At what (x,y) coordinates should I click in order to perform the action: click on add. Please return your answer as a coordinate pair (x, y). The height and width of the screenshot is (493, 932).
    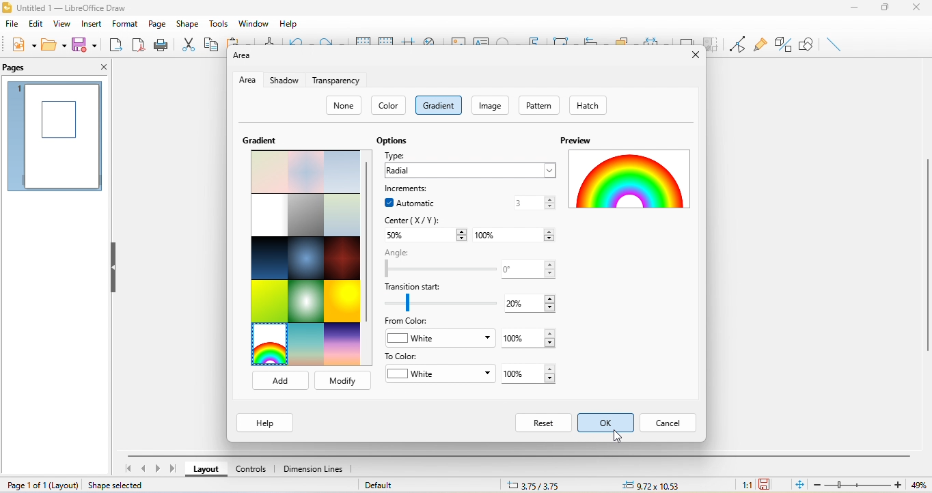
    Looking at the image, I should click on (280, 381).